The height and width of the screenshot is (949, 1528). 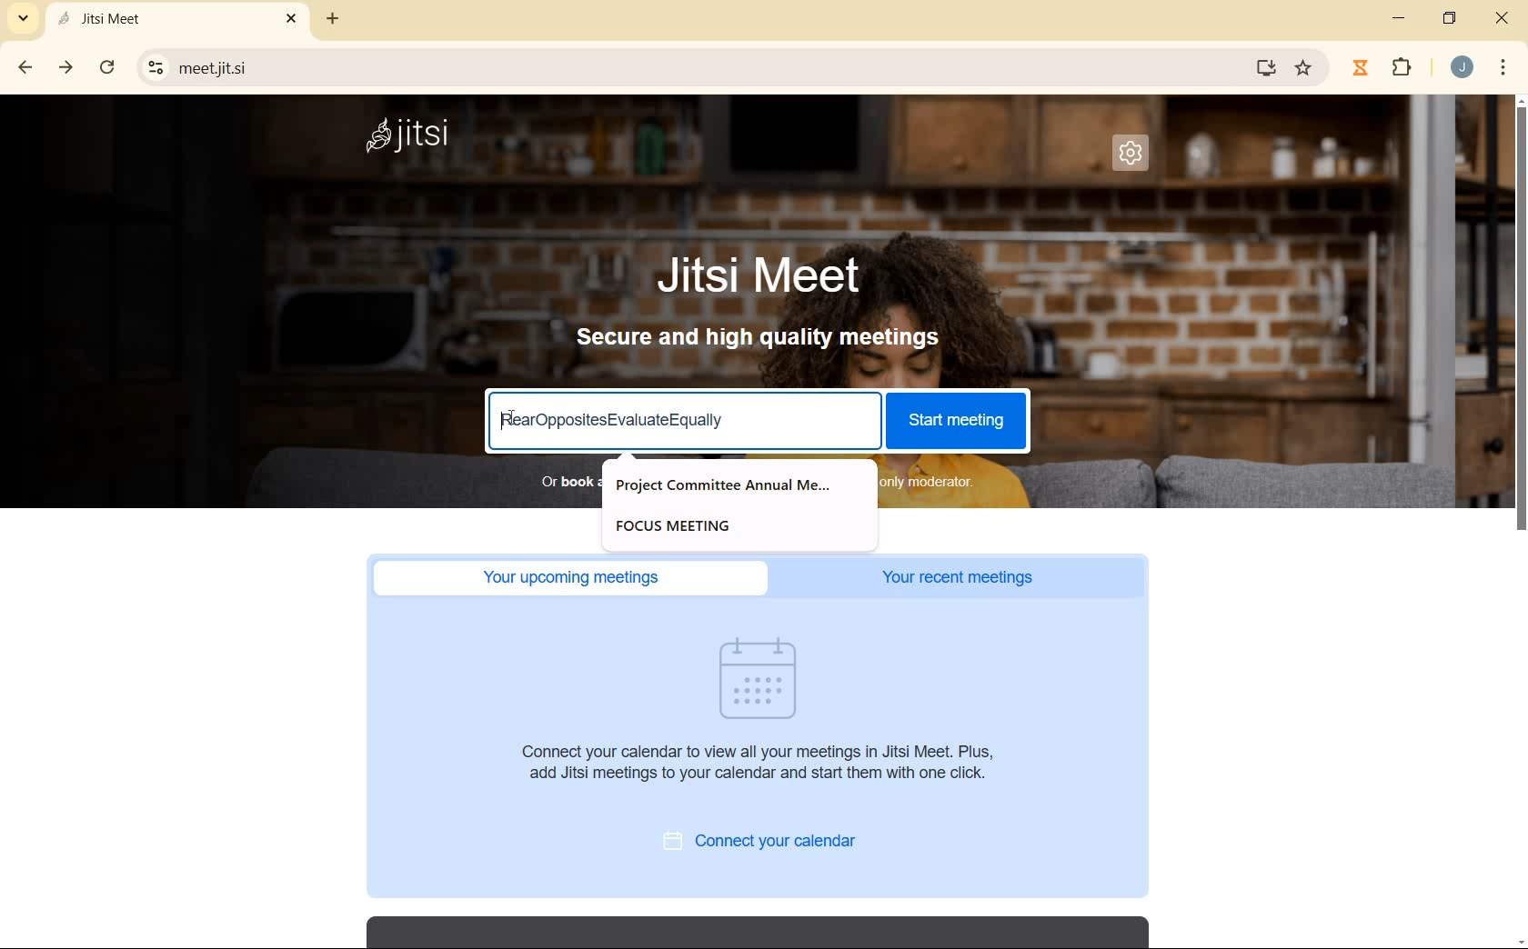 What do you see at coordinates (1139, 158) in the screenshot?
I see `SETTINGS` at bounding box center [1139, 158].